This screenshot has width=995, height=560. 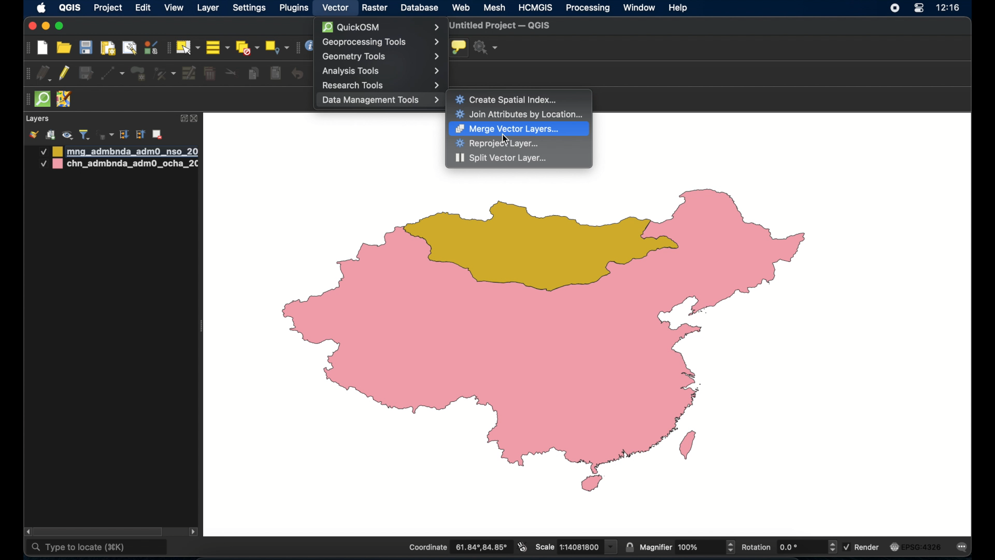 What do you see at coordinates (69, 7) in the screenshot?
I see `QGIS` at bounding box center [69, 7].